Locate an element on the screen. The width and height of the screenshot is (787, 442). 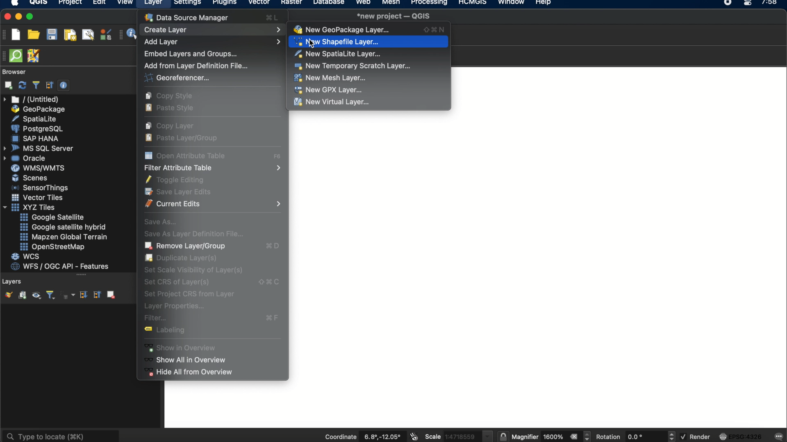
ms sql server is located at coordinates (40, 148).